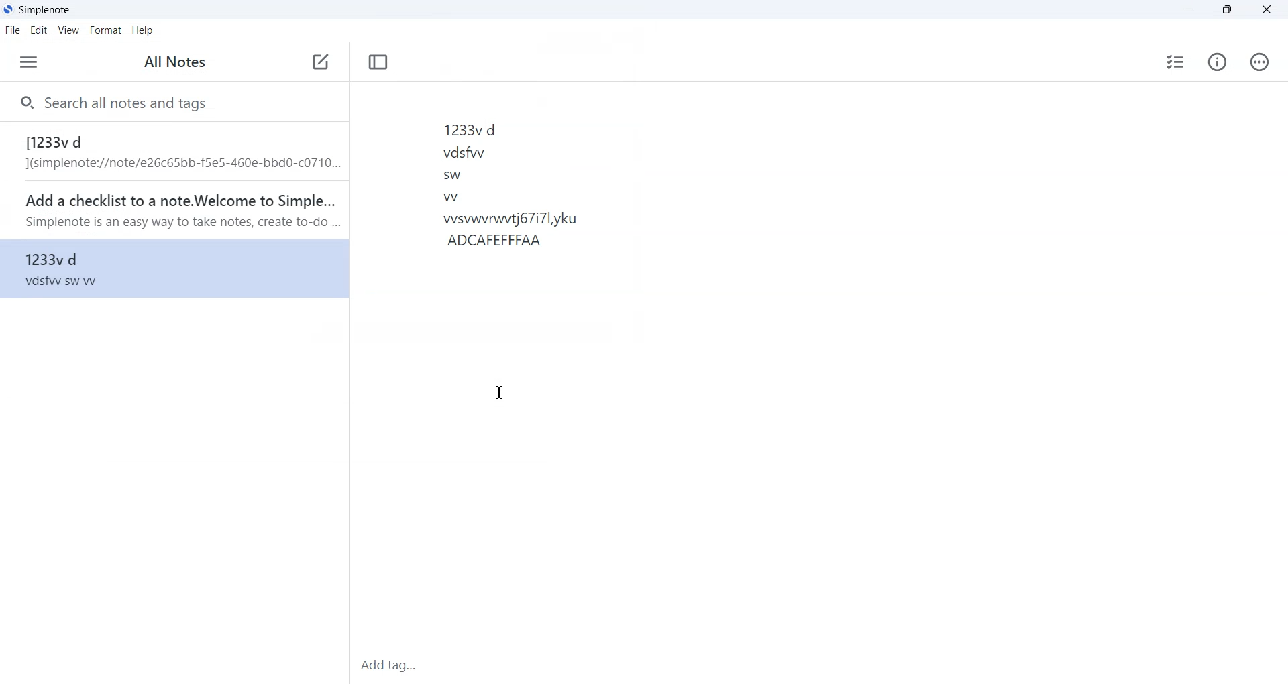 The width and height of the screenshot is (1288, 684). What do you see at coordinates (1226, 10) in the screenshot?
I see `Maximize` at bounding box center [1226, 10].